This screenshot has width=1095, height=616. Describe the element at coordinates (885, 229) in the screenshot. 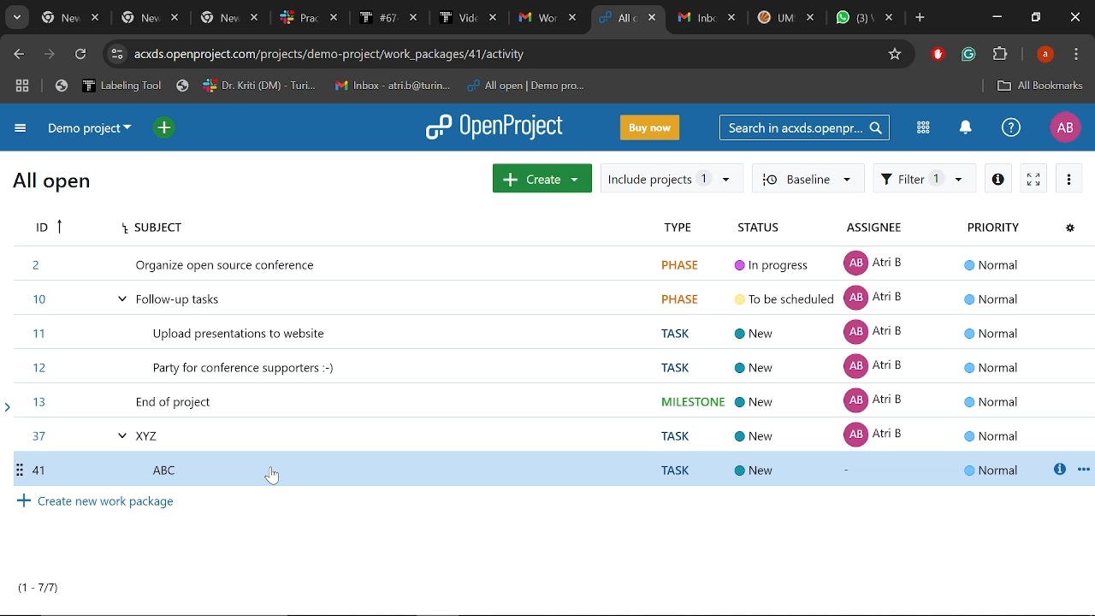

I see `Assignee` at that location.